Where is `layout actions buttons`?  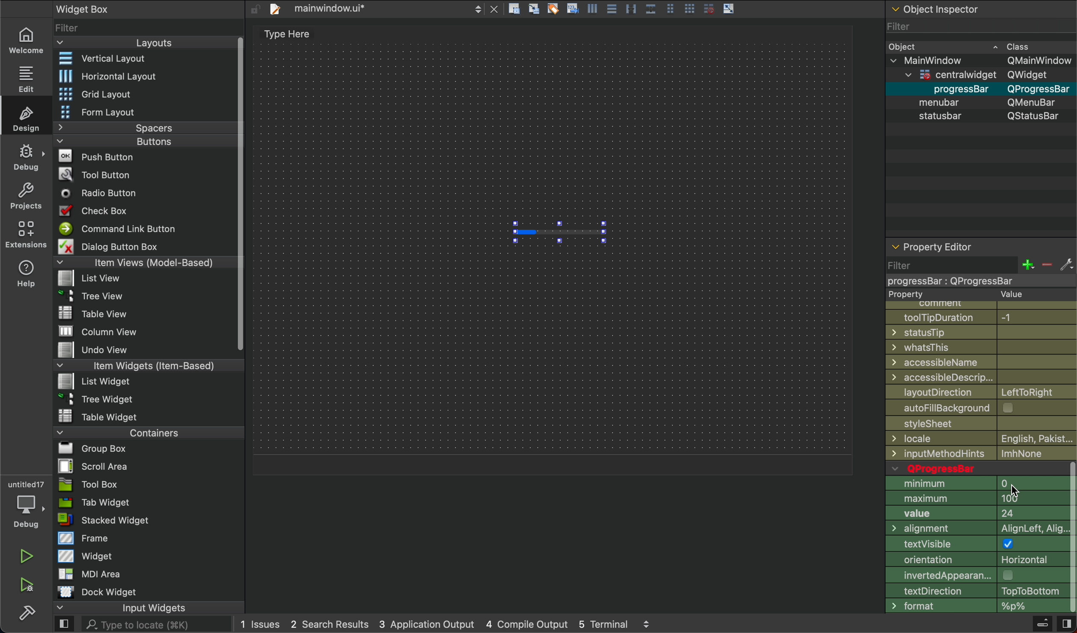 layout actions buttons is located at coordinates (621, 10).